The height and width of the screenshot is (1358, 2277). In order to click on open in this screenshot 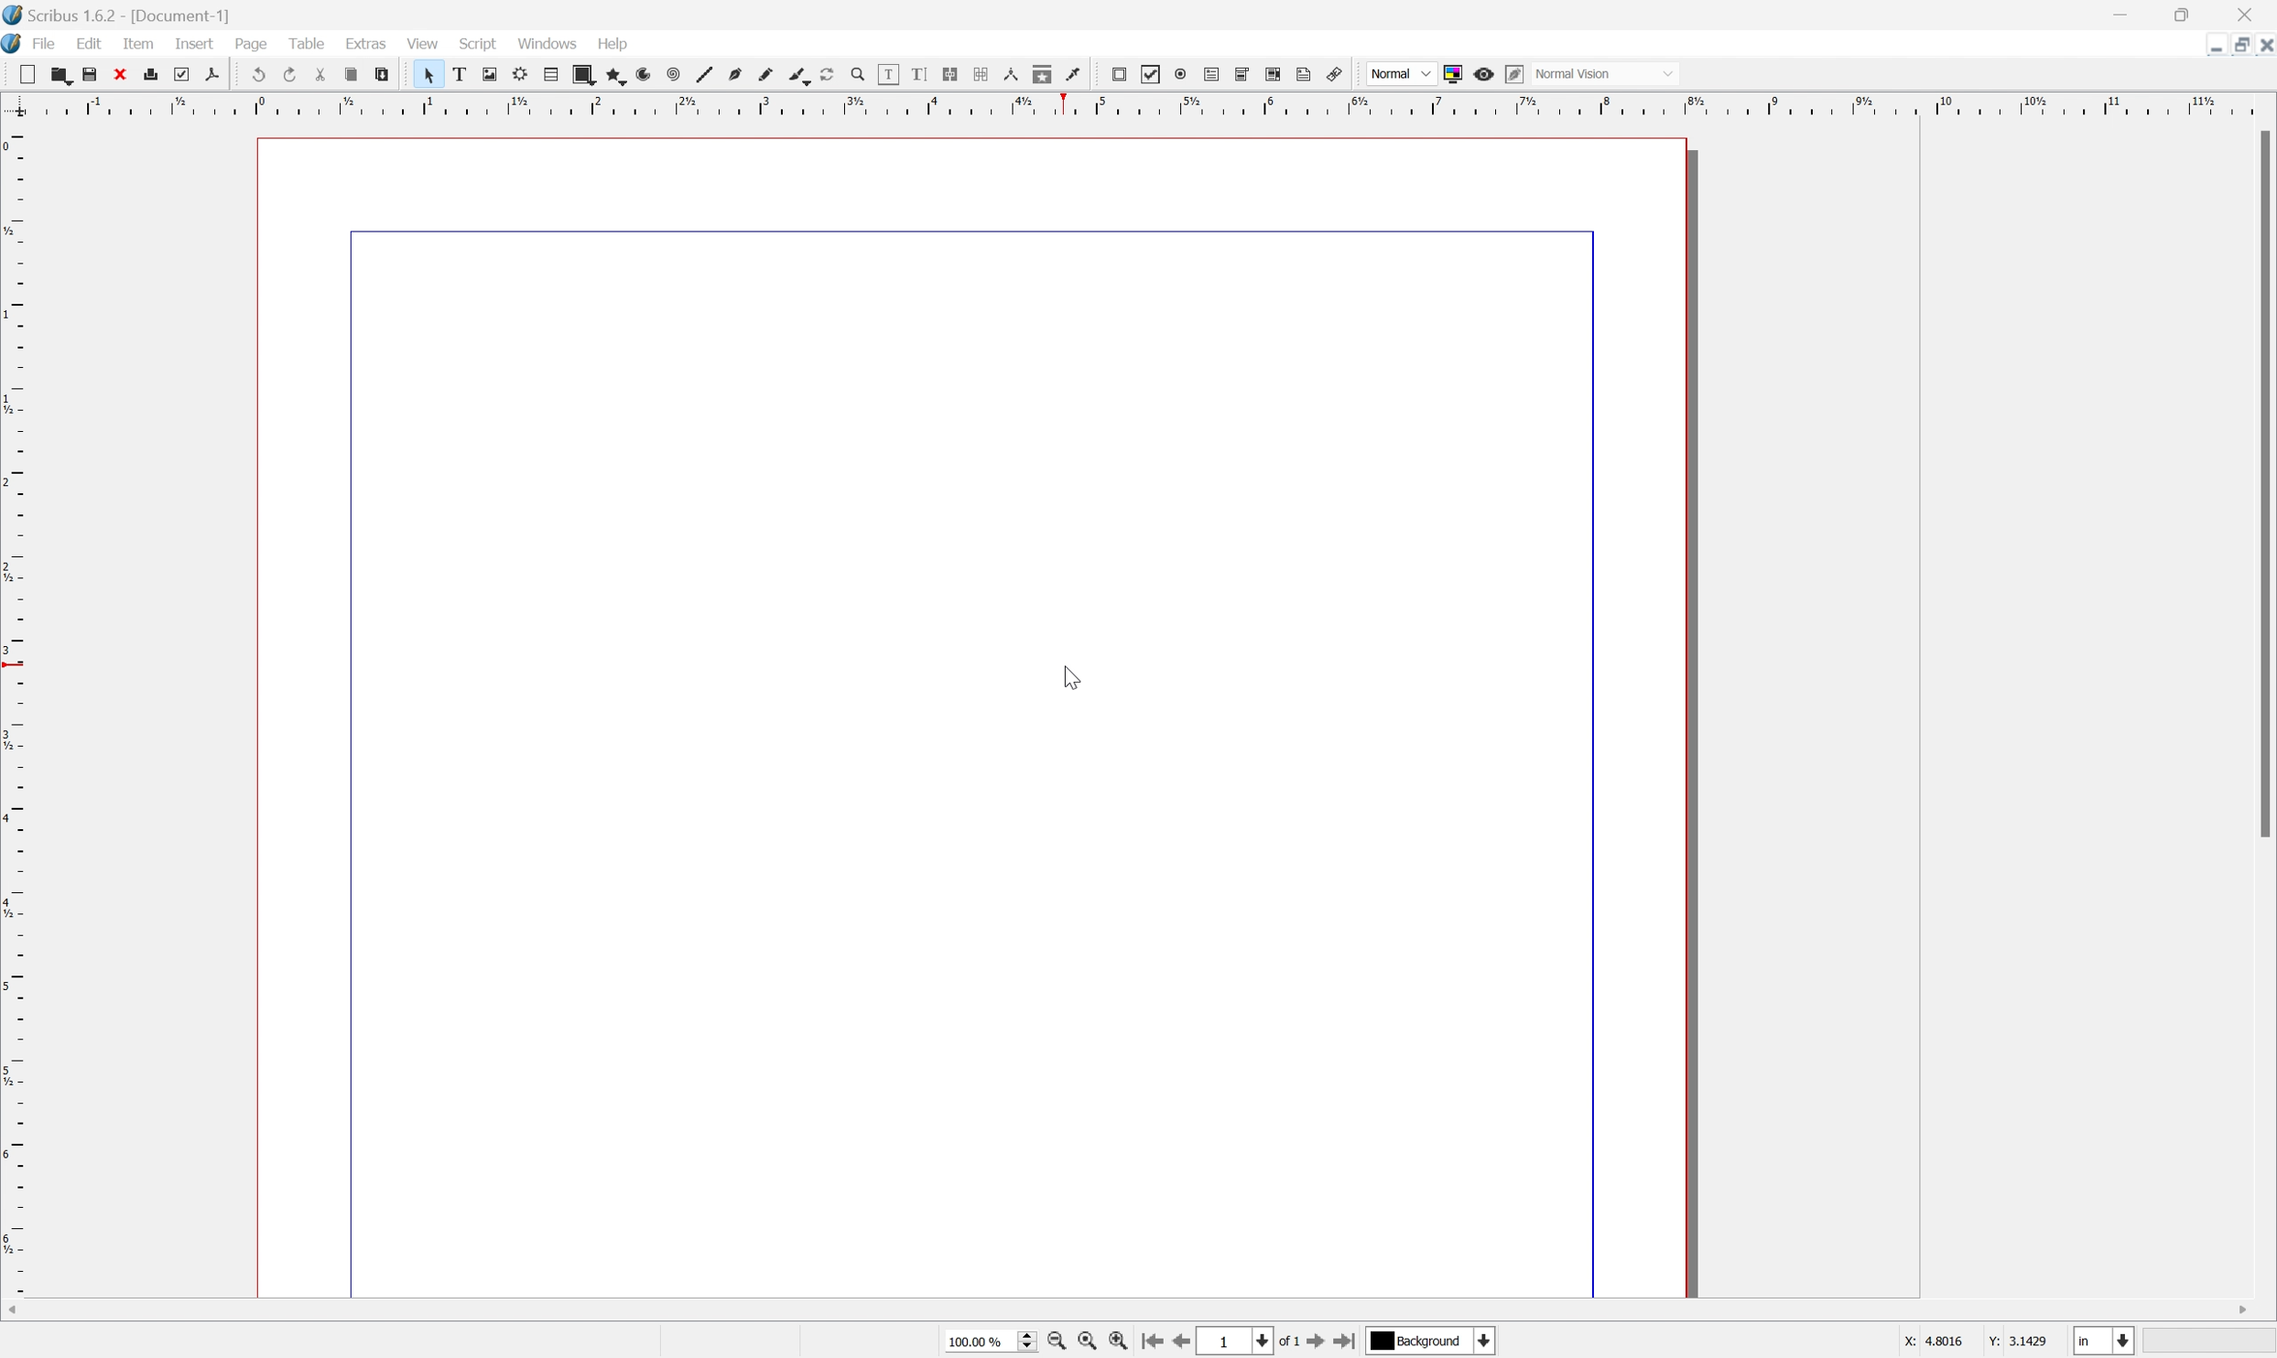, I will do `click(64, 78)`.